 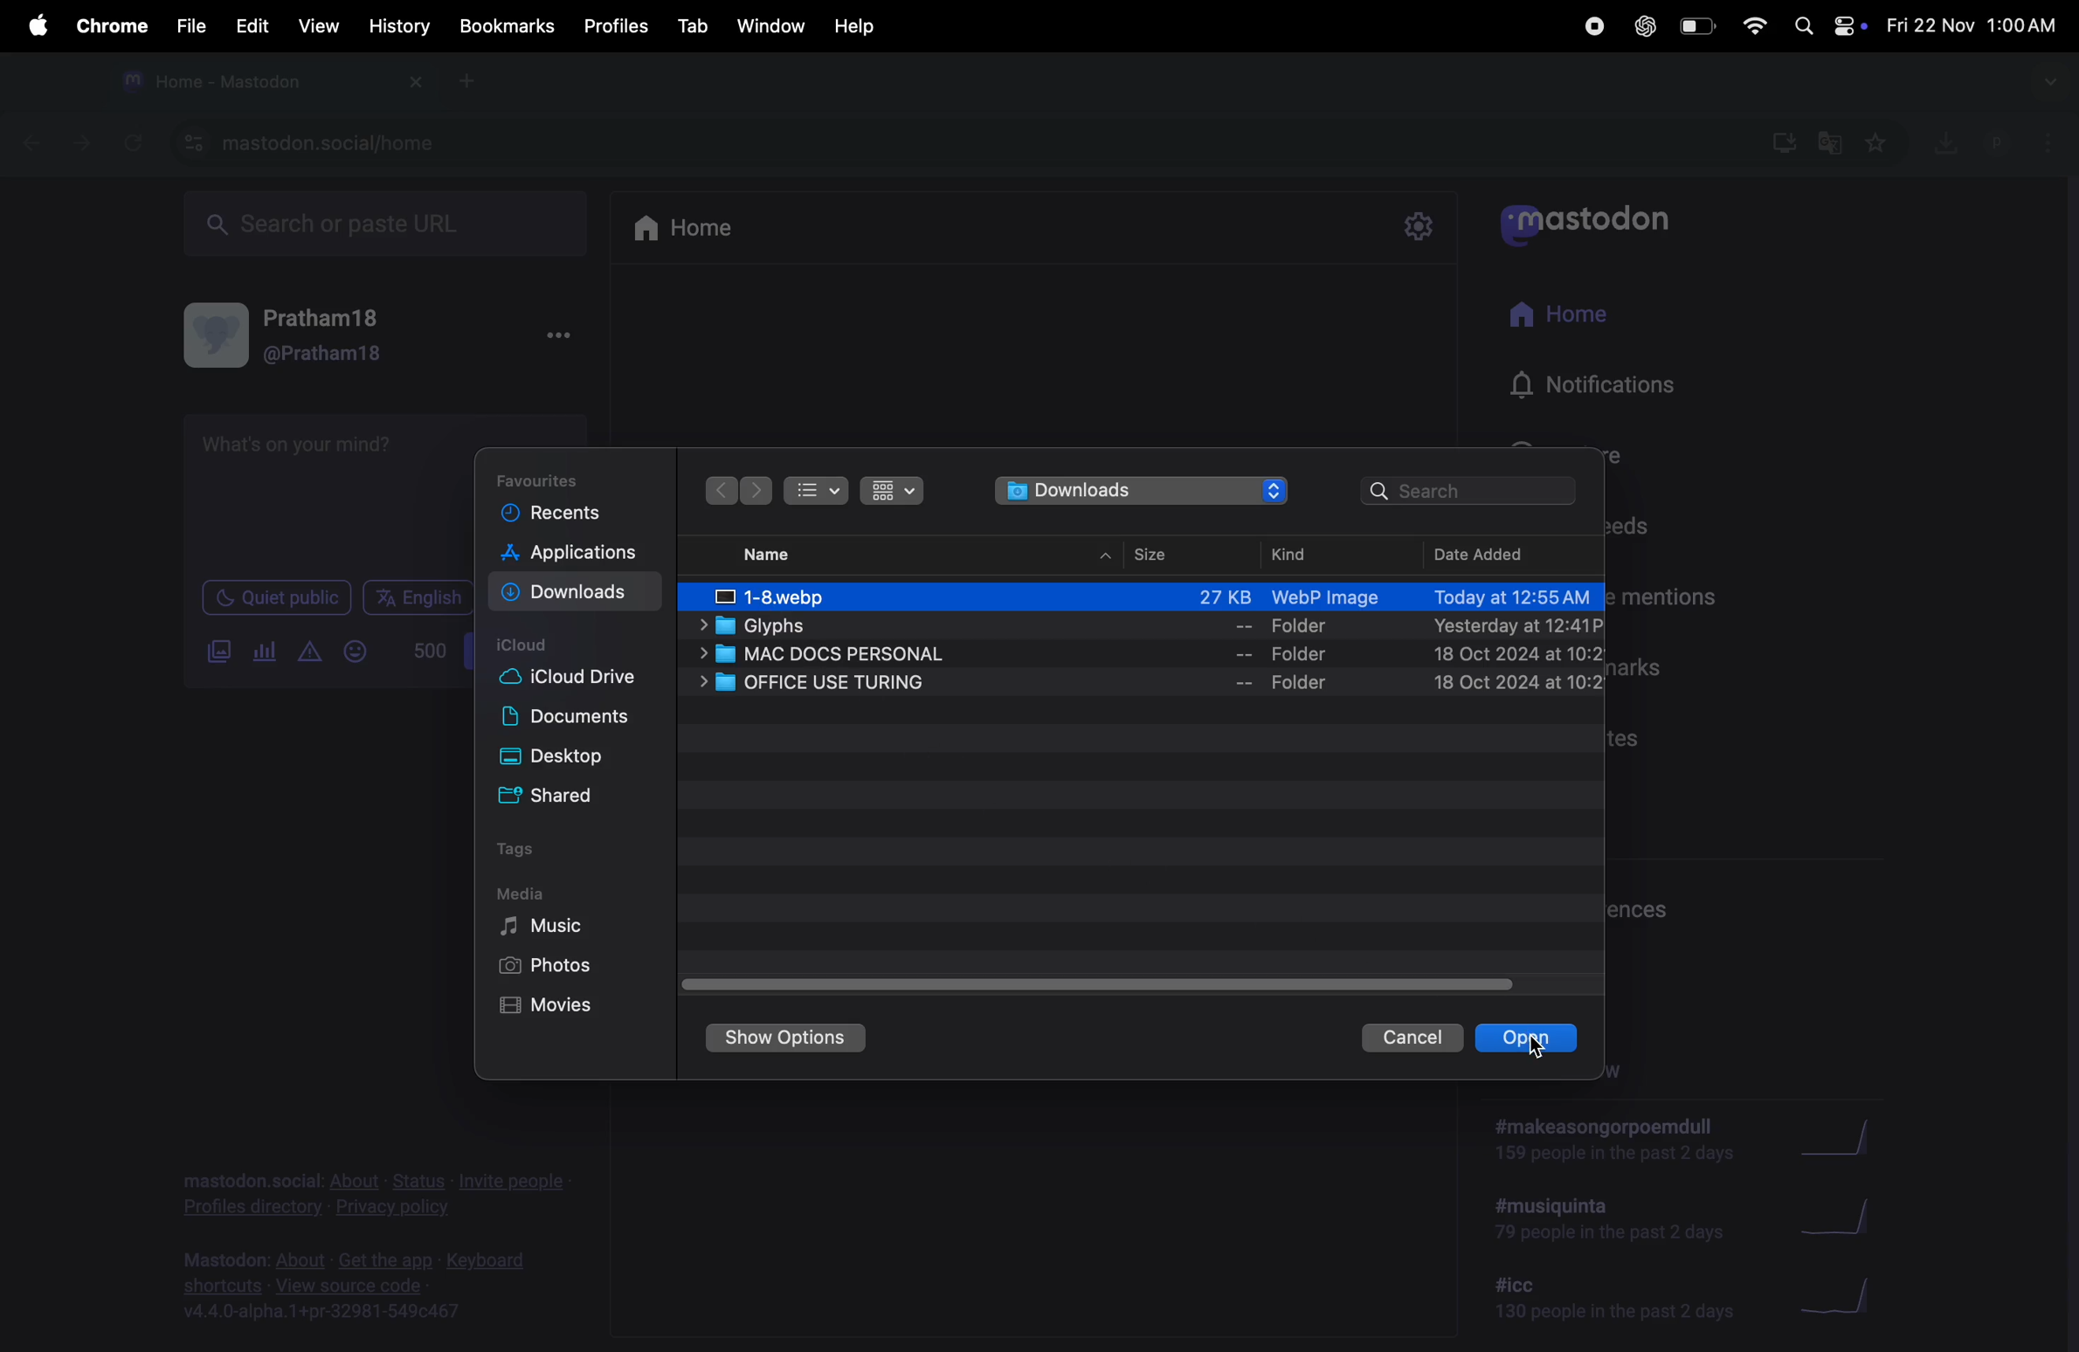 What do you see at coordinates (1695, 28) in the screenshot?
I see `battery` at bounding box center [1695, 28].